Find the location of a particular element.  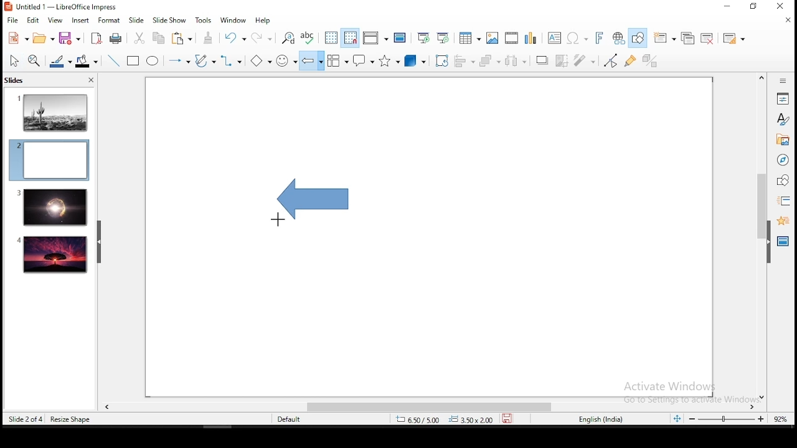

toggle extrusiuon is located at coordinates (651, 60).